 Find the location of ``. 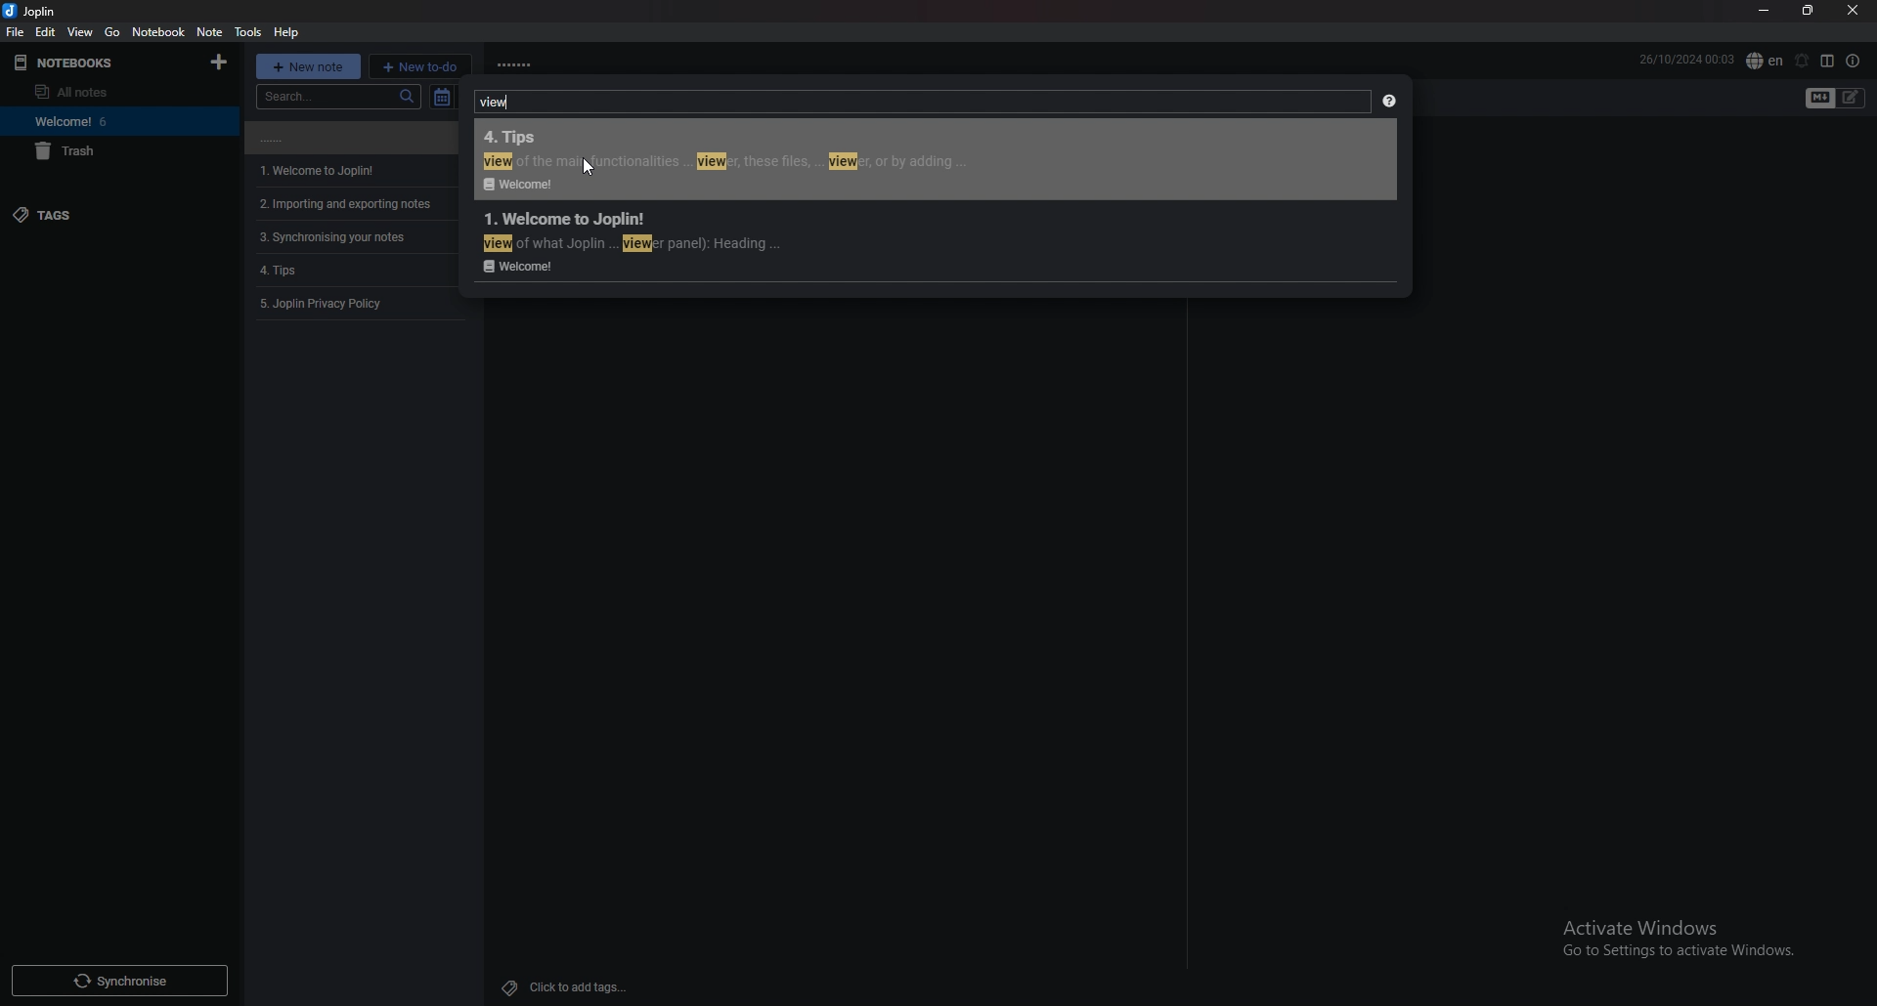

 is located at coordinates (918, 104).